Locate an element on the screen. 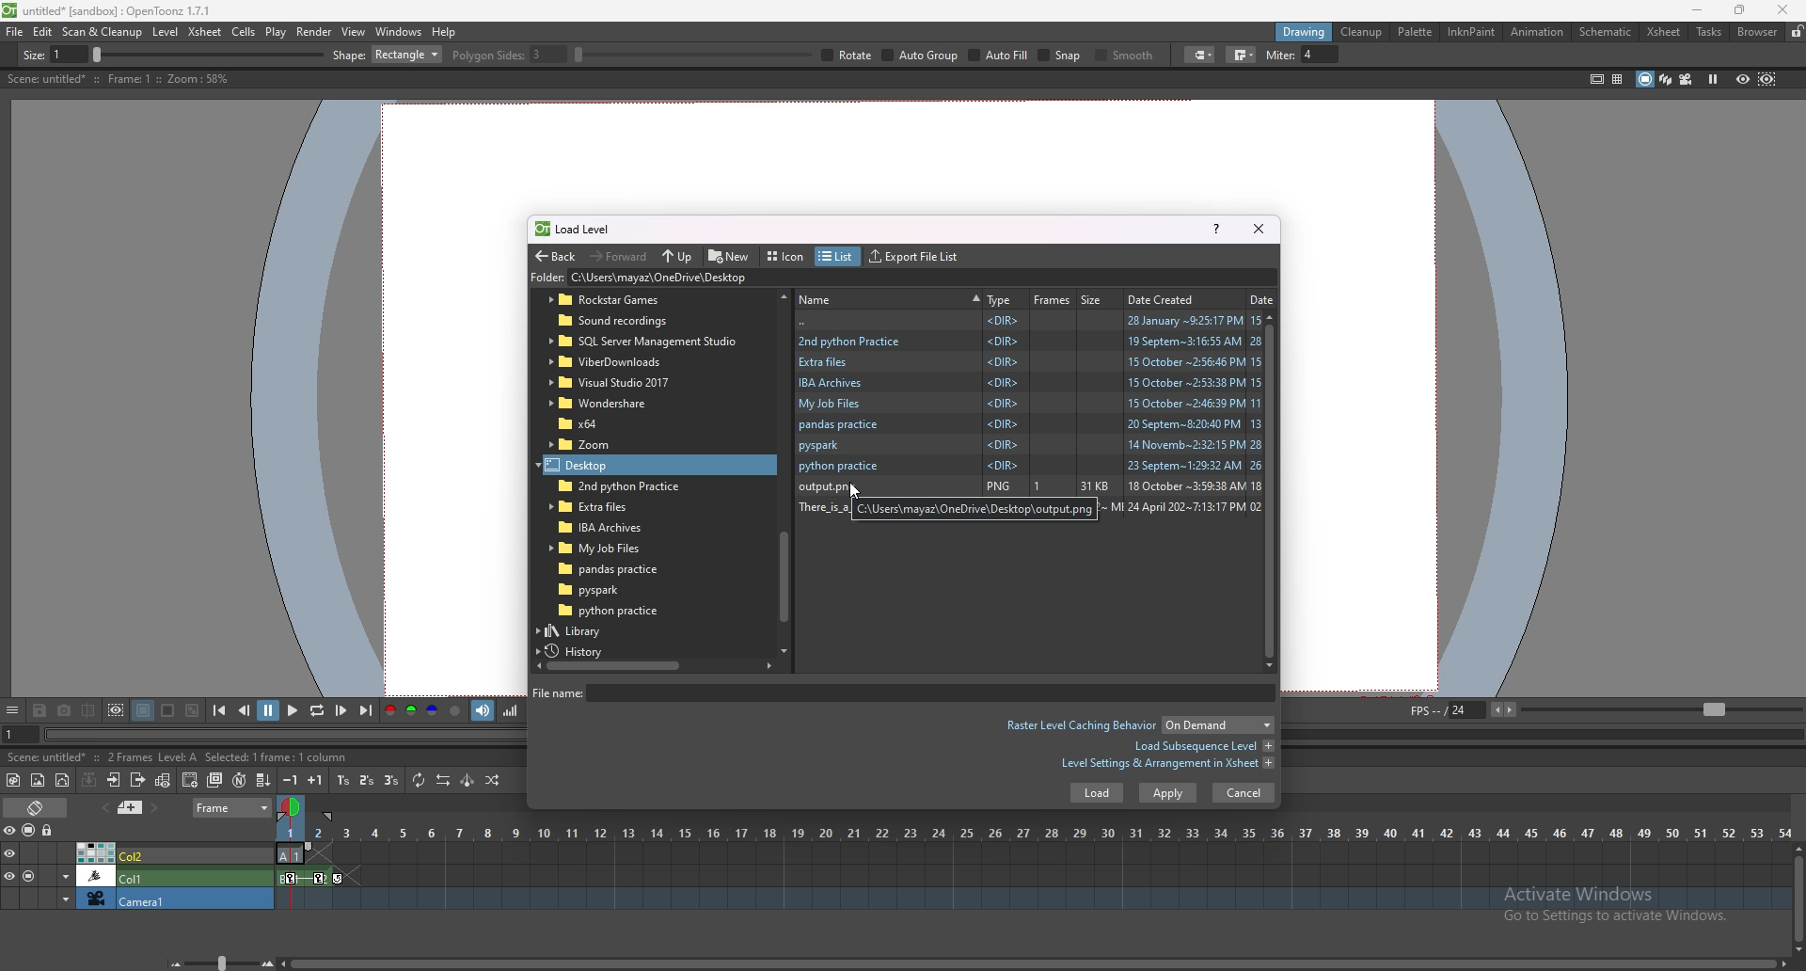 The width and height of the screenshot is (1806, 971). help is located at coordinates (444, 32).